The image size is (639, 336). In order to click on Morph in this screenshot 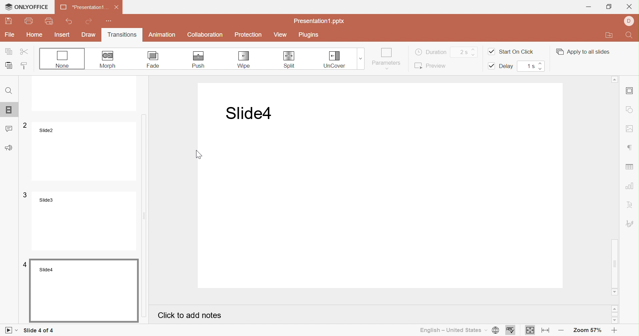, I will do `click(107, 59)`.